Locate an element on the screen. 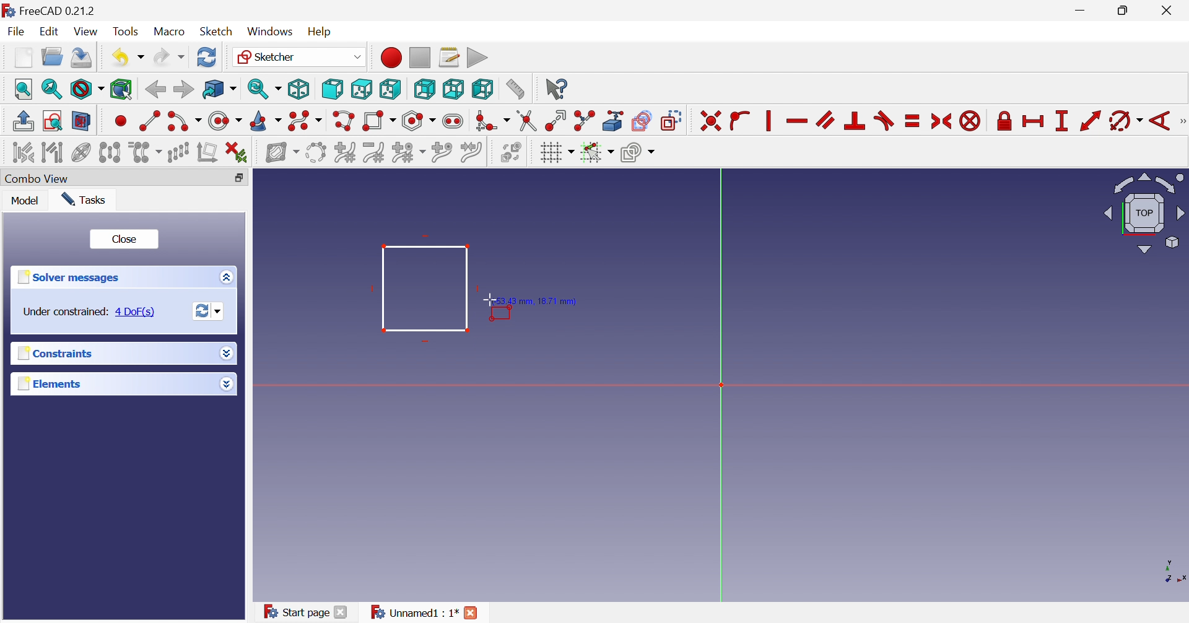  Constrain symmertical is located at coordinates (942, 121).